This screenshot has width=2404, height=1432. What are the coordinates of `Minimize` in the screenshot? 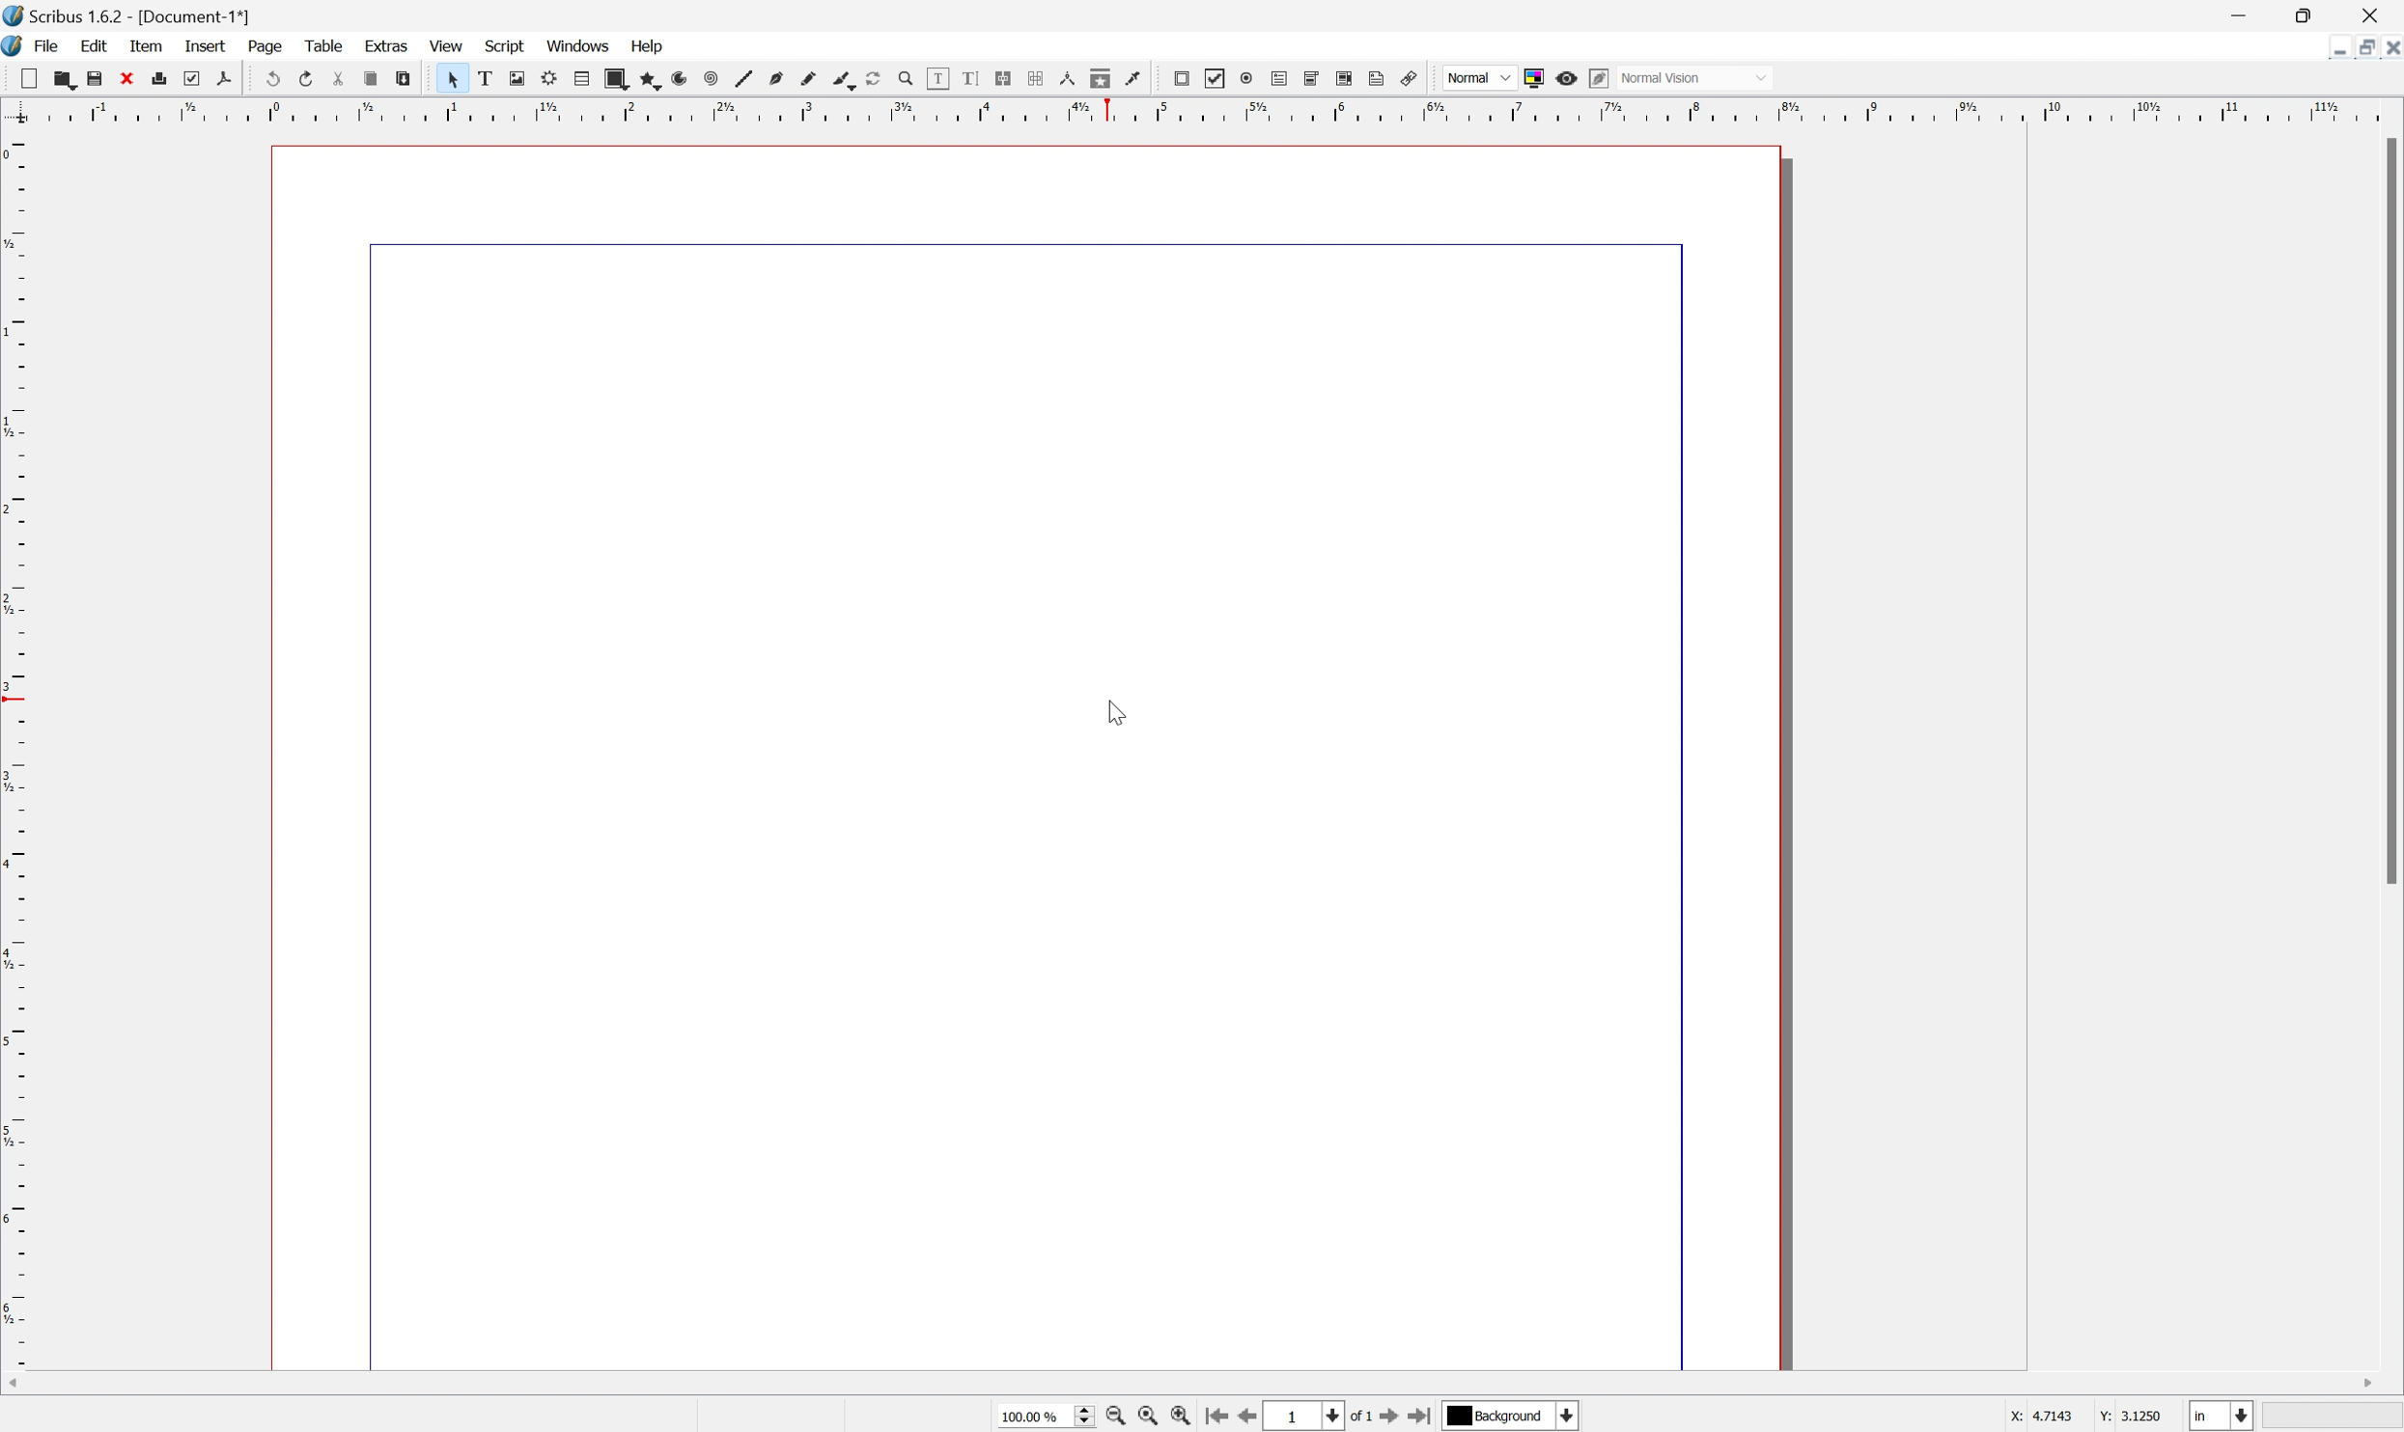 It's located at (2242, 16).